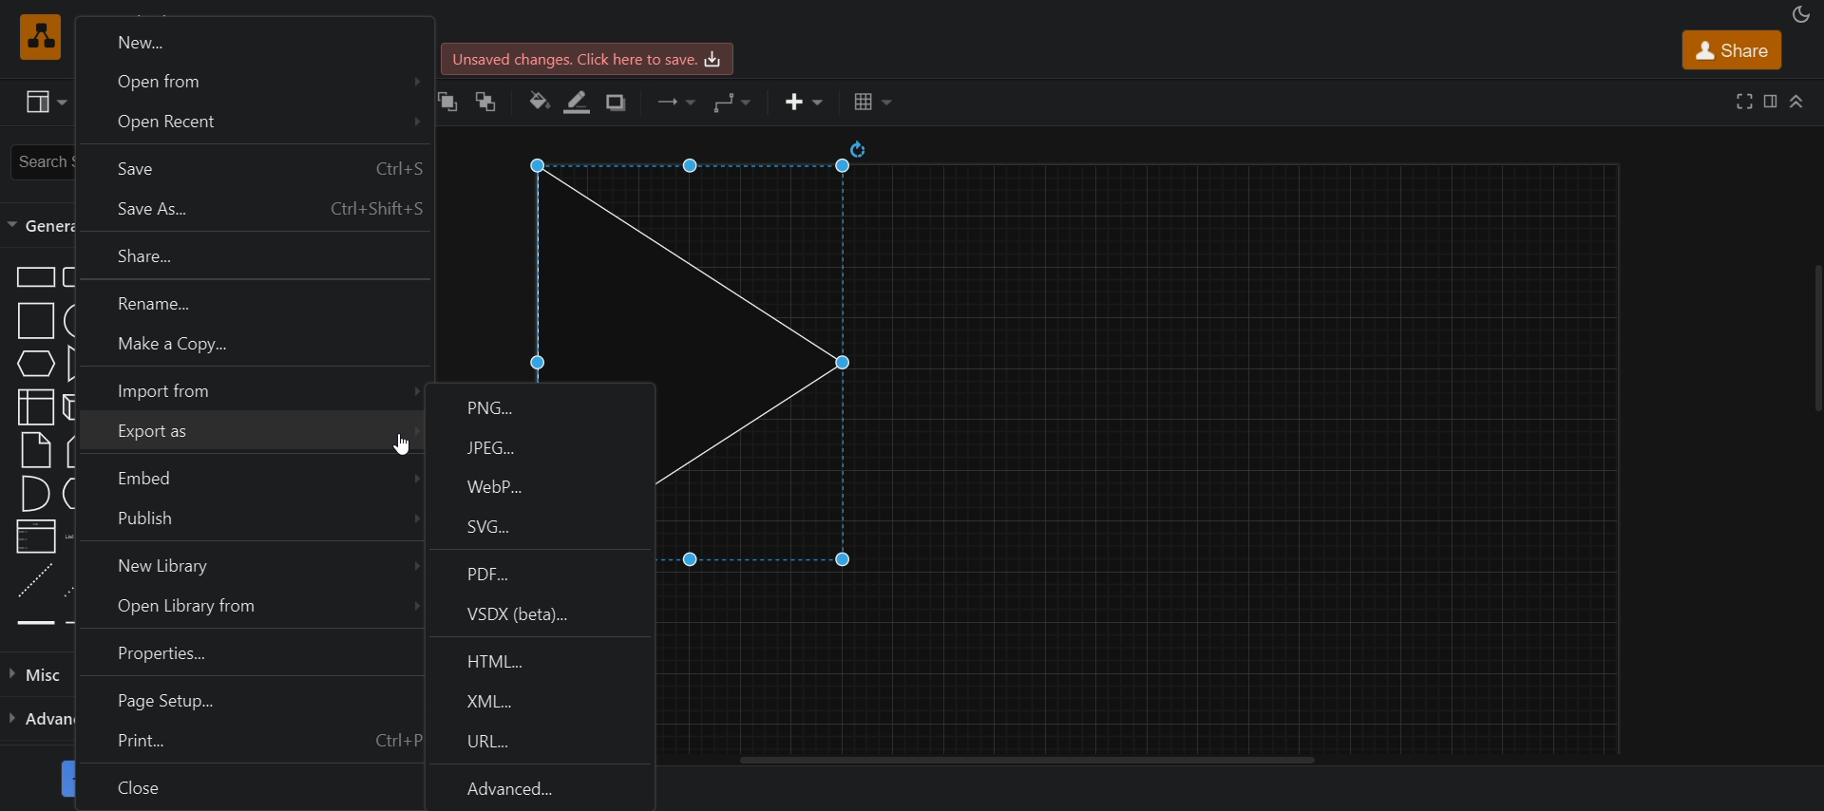 The width and height of the screenshot is (1824, 811). What do you see at coordinates (539, 529) in the screenshot?
I see `svg` at bounding box center [539, 529].